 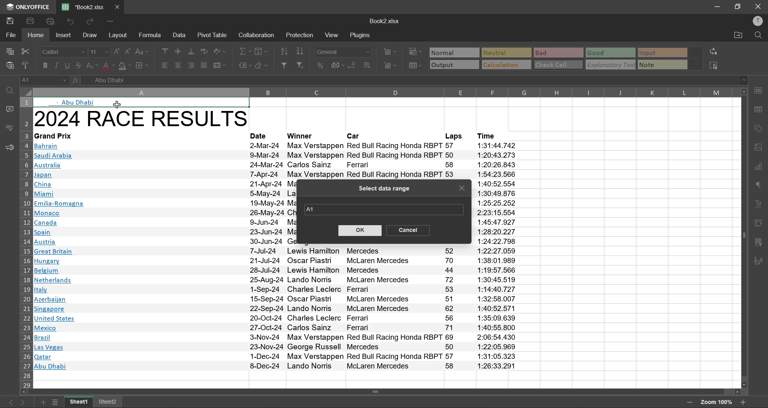 What do you see at coordinates (64, 52) in the screenshot?
I see `font style` at bounding box center [64, 52].